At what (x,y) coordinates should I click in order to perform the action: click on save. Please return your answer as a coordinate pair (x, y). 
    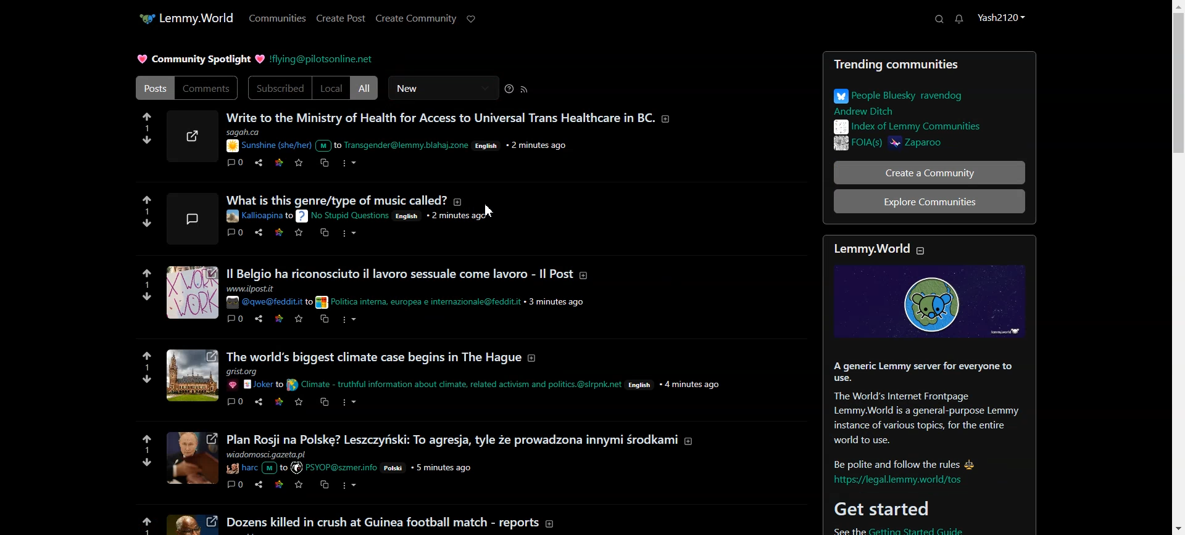
    Looking at the image, I should click on (299, 404).